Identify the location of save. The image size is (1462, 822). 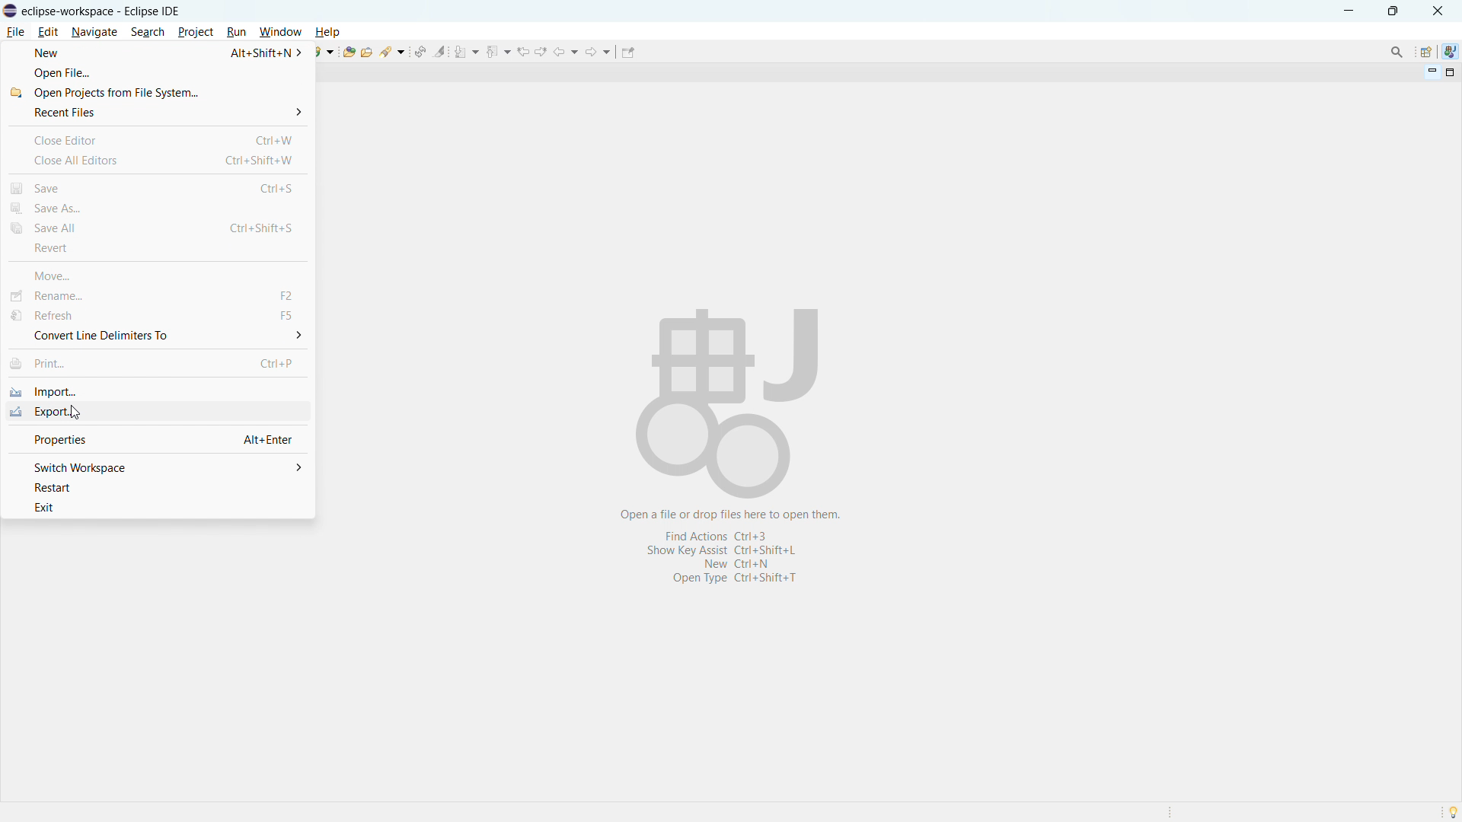
(158, 187).